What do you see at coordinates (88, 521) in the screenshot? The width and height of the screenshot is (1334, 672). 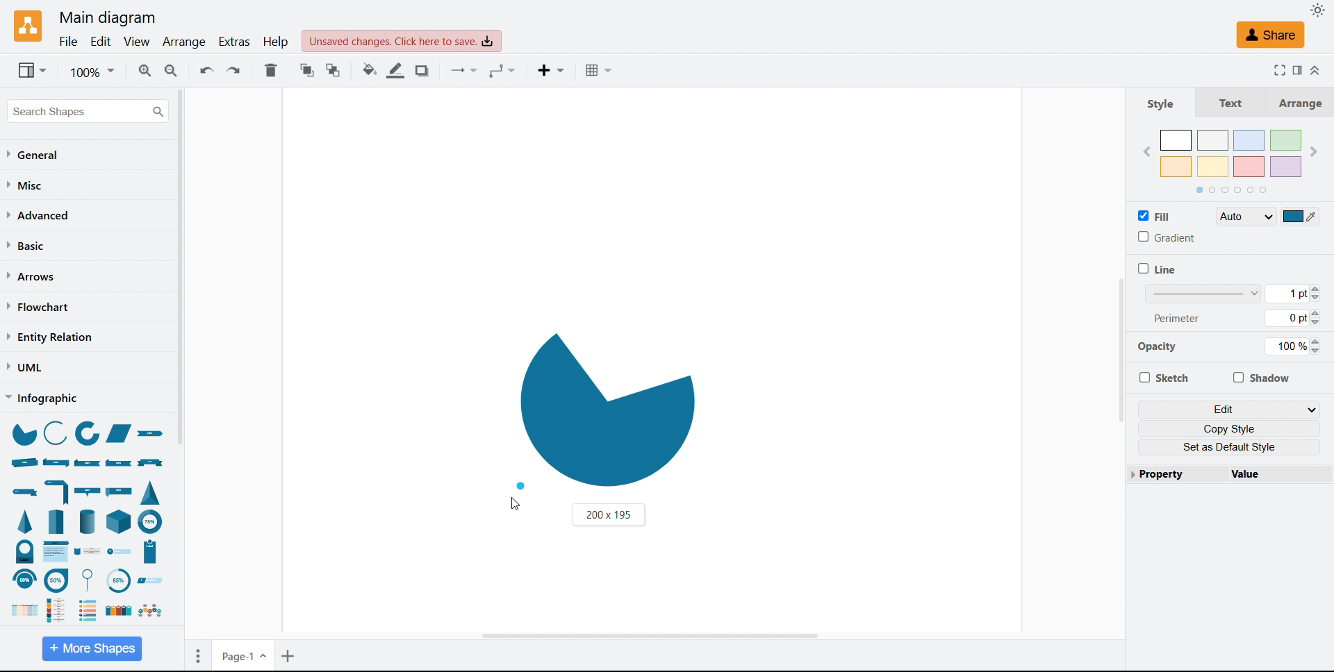 I see `cylinder` at bounding box center [88, 521].